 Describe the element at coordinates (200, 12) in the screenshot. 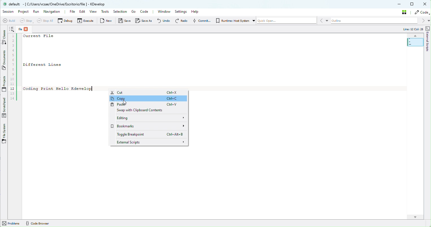

I see `Help` at that location.